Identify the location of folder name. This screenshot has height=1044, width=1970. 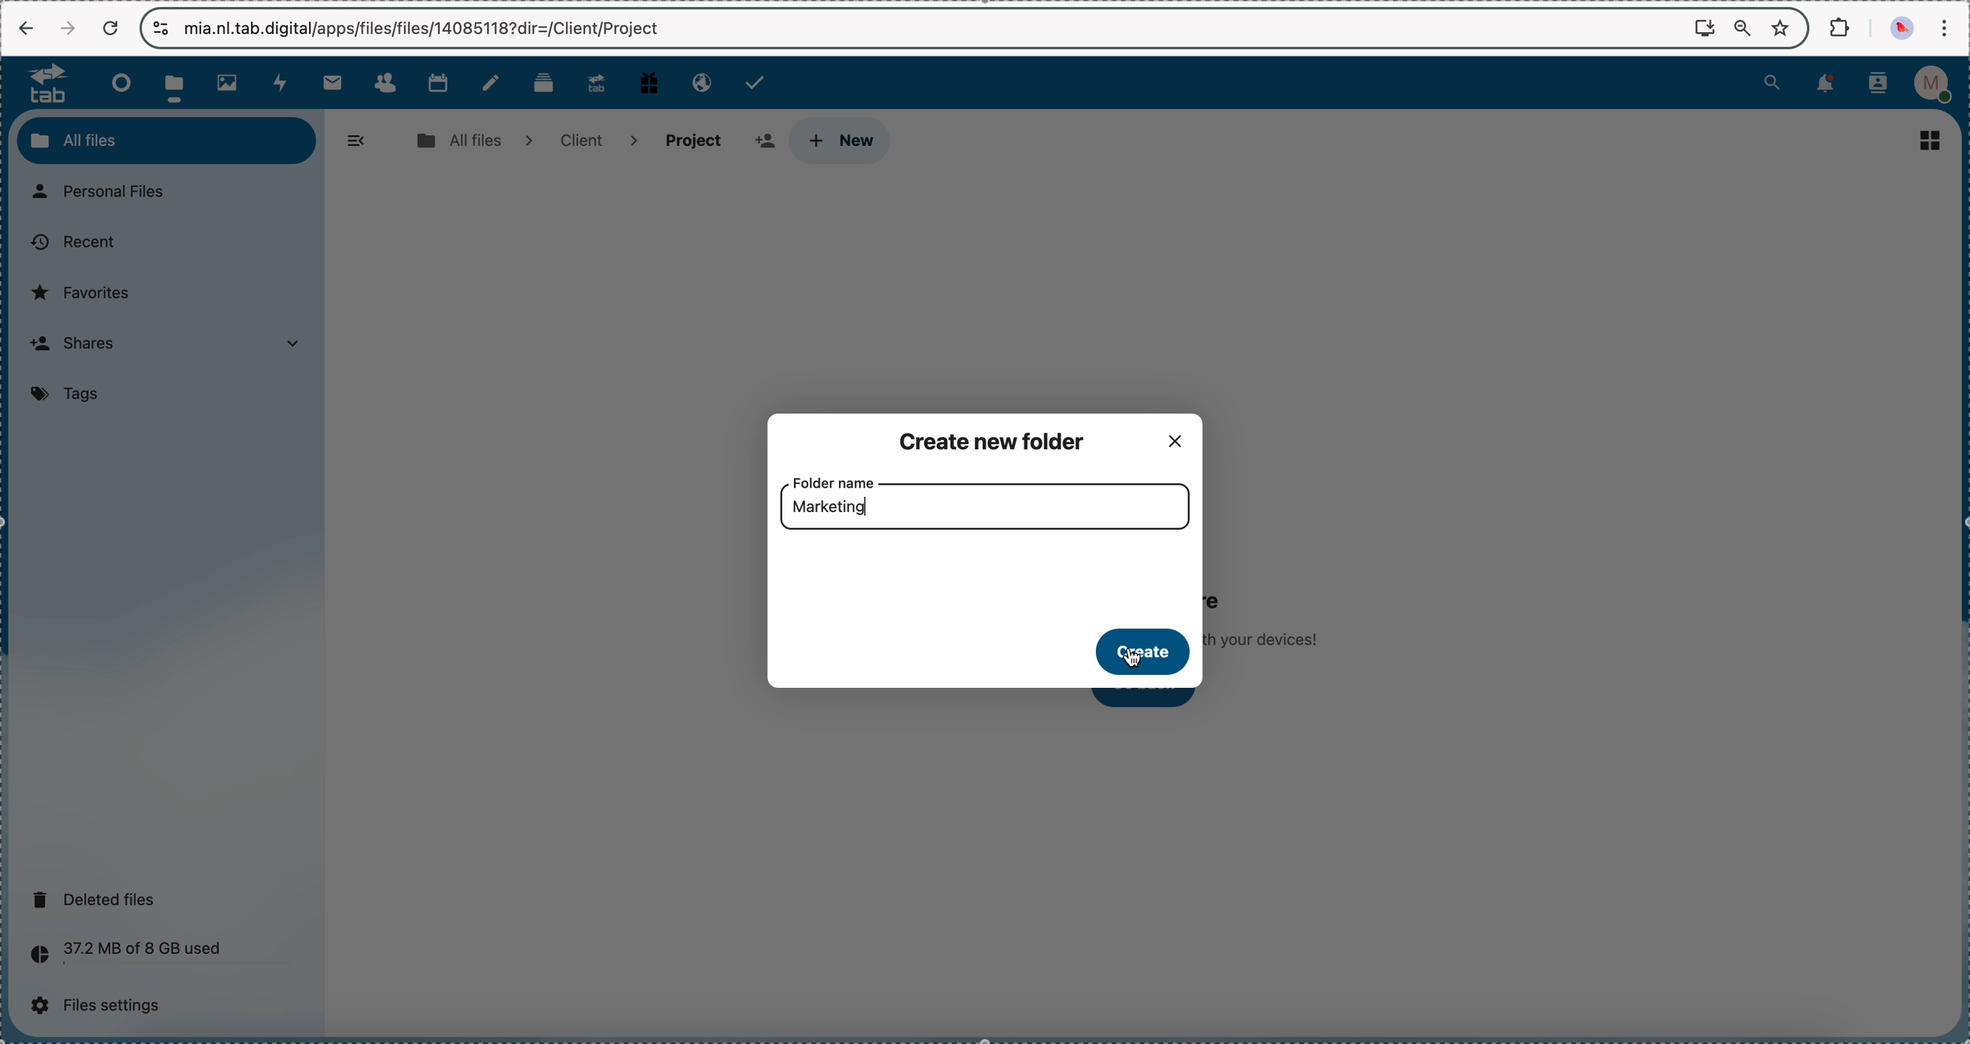
(834, 479).